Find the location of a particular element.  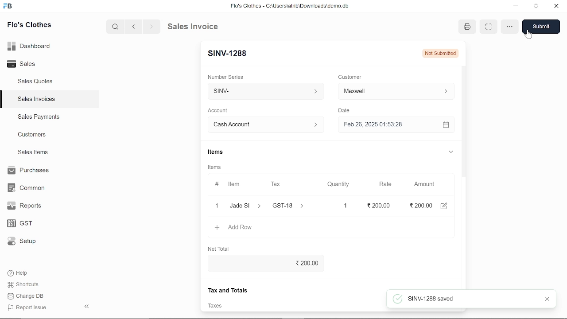

1 is located at coordinates (338, 206).